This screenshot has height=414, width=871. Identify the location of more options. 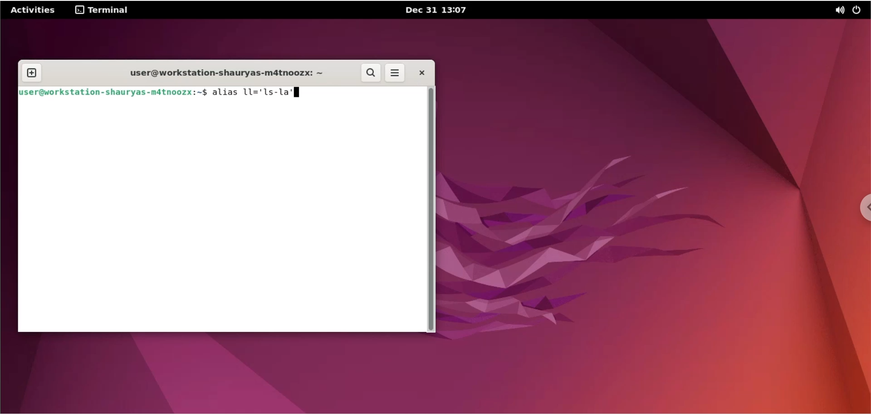
(394, 73).